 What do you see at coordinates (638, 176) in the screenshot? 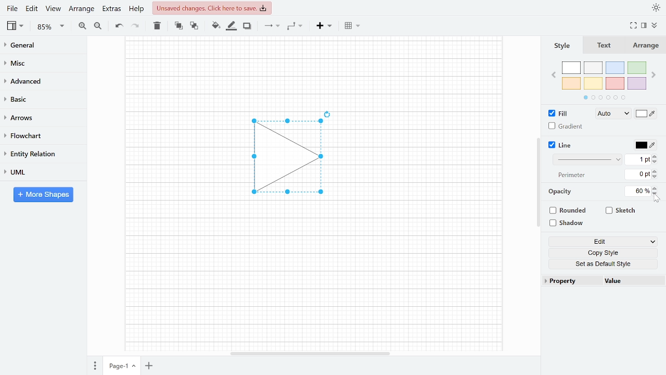
I see `Current perimeter` at bounding box center [638, 176].